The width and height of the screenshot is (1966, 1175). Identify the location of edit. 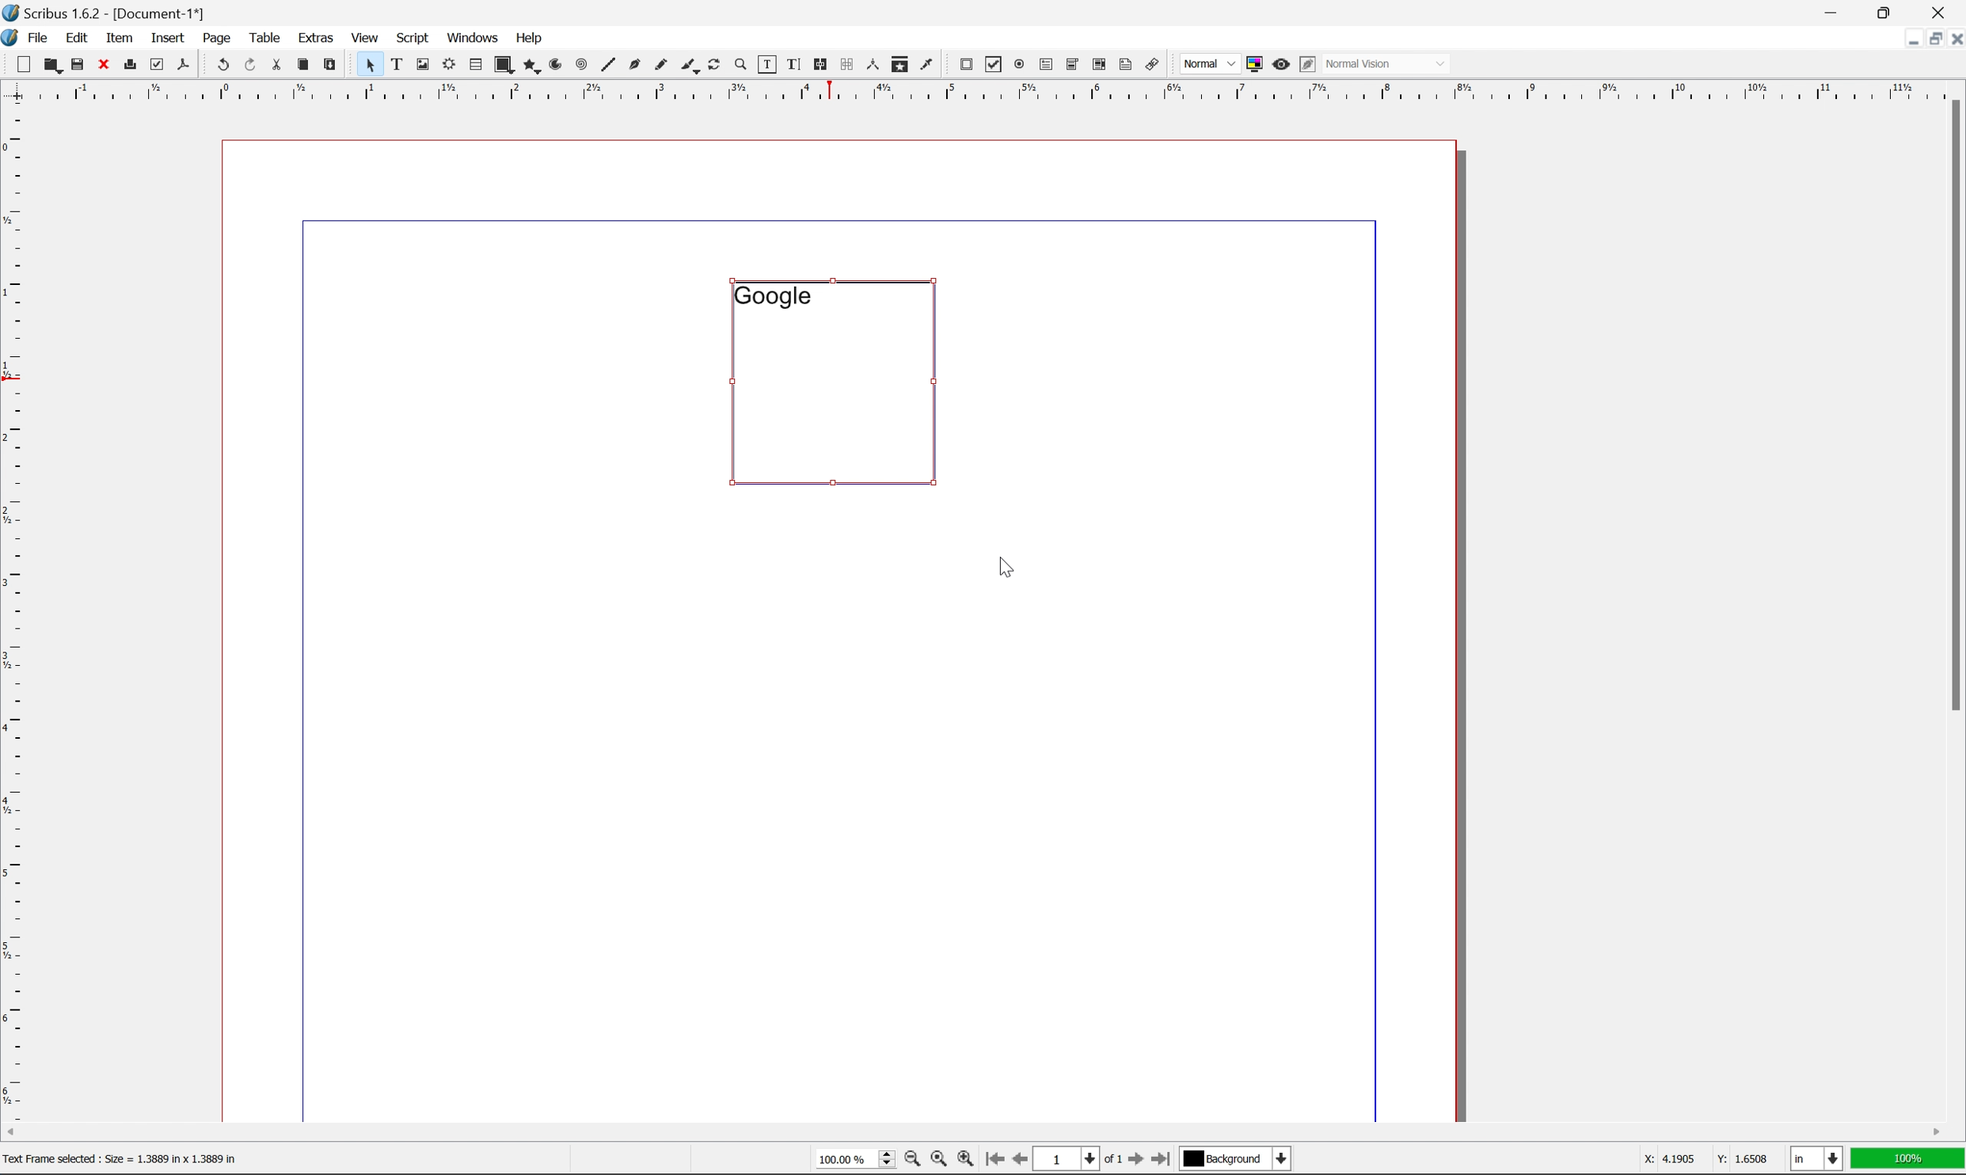
(79, 38).